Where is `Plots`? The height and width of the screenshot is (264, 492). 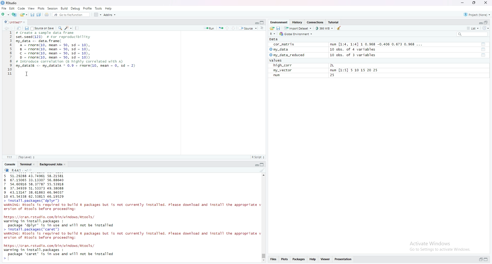 Plots is located at coordinates (41, 8).